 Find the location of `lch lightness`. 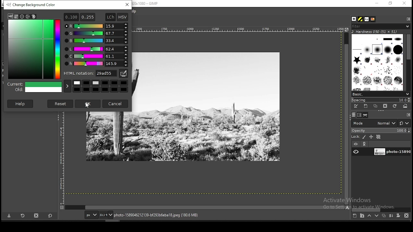

lch lightness is located at coordinates (96, 49).